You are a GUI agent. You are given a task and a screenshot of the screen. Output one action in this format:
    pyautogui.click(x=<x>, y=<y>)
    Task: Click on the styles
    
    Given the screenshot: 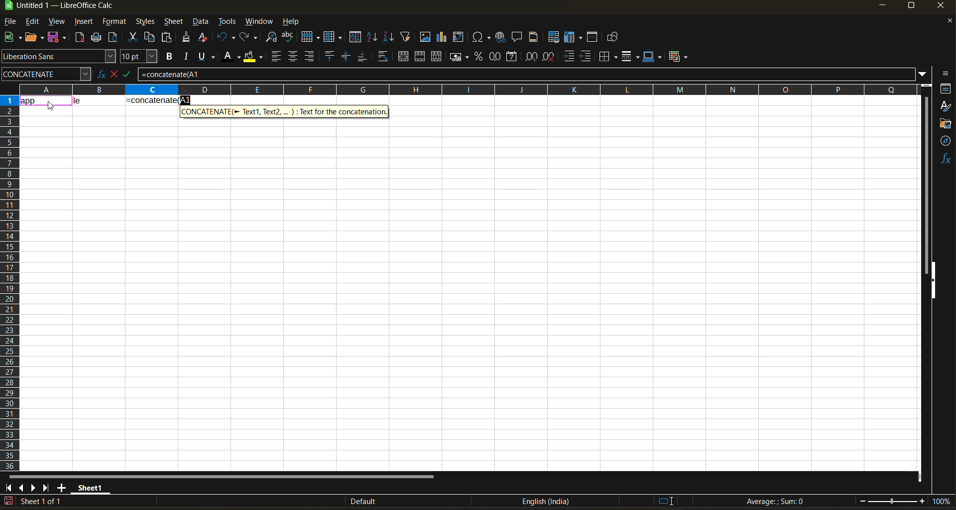 What is the action you would take?
    pyautogui.click(x=945, y=107)
    